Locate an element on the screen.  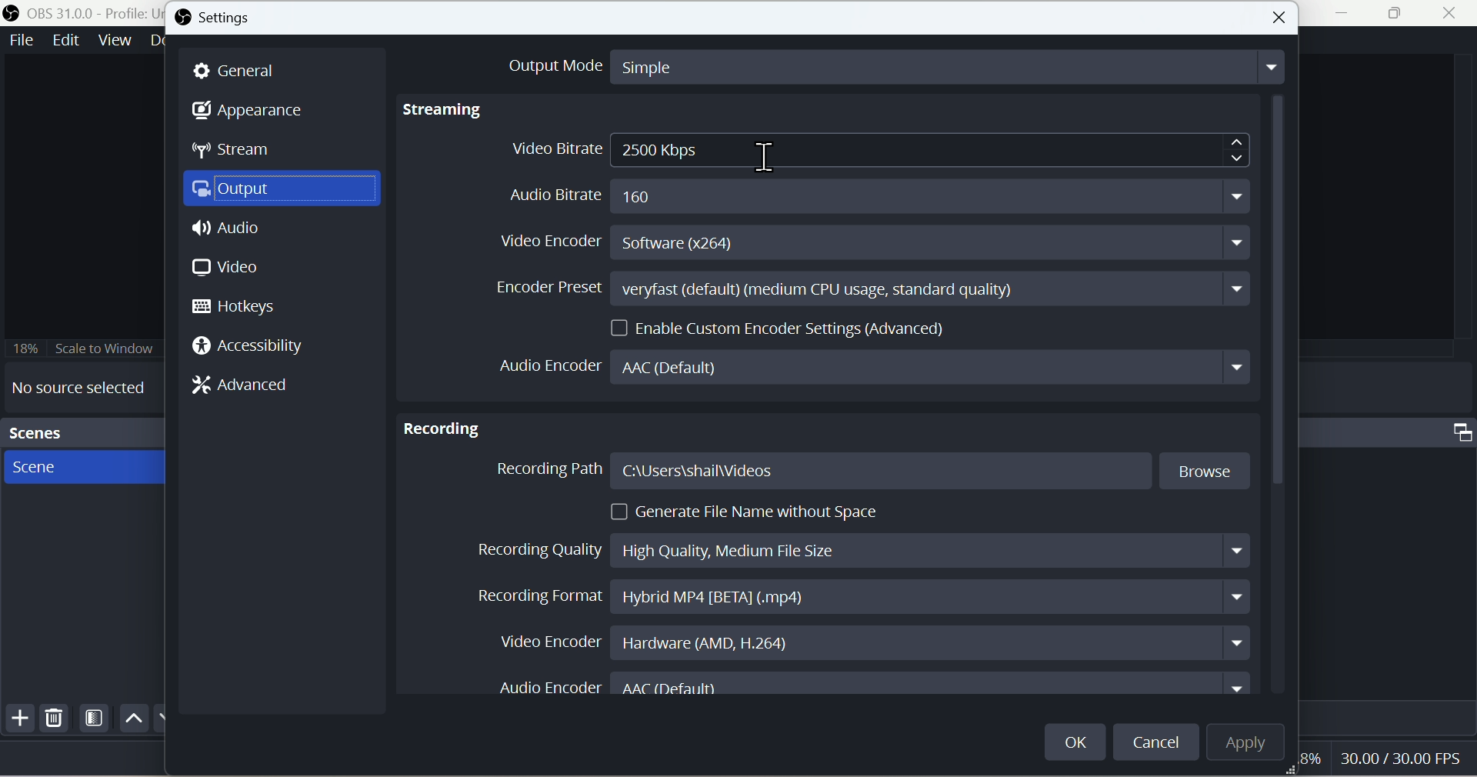
Generate File Name without Space is located at coordinates (750, 512).